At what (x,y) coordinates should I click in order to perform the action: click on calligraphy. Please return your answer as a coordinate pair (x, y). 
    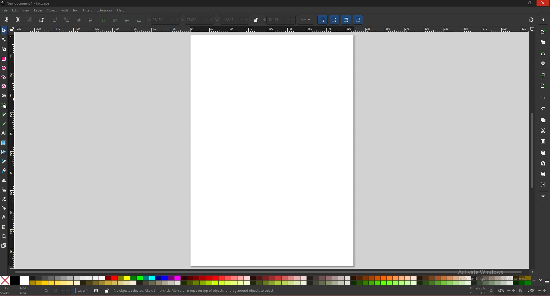
    Looking at the image, I should click on (5, 124).